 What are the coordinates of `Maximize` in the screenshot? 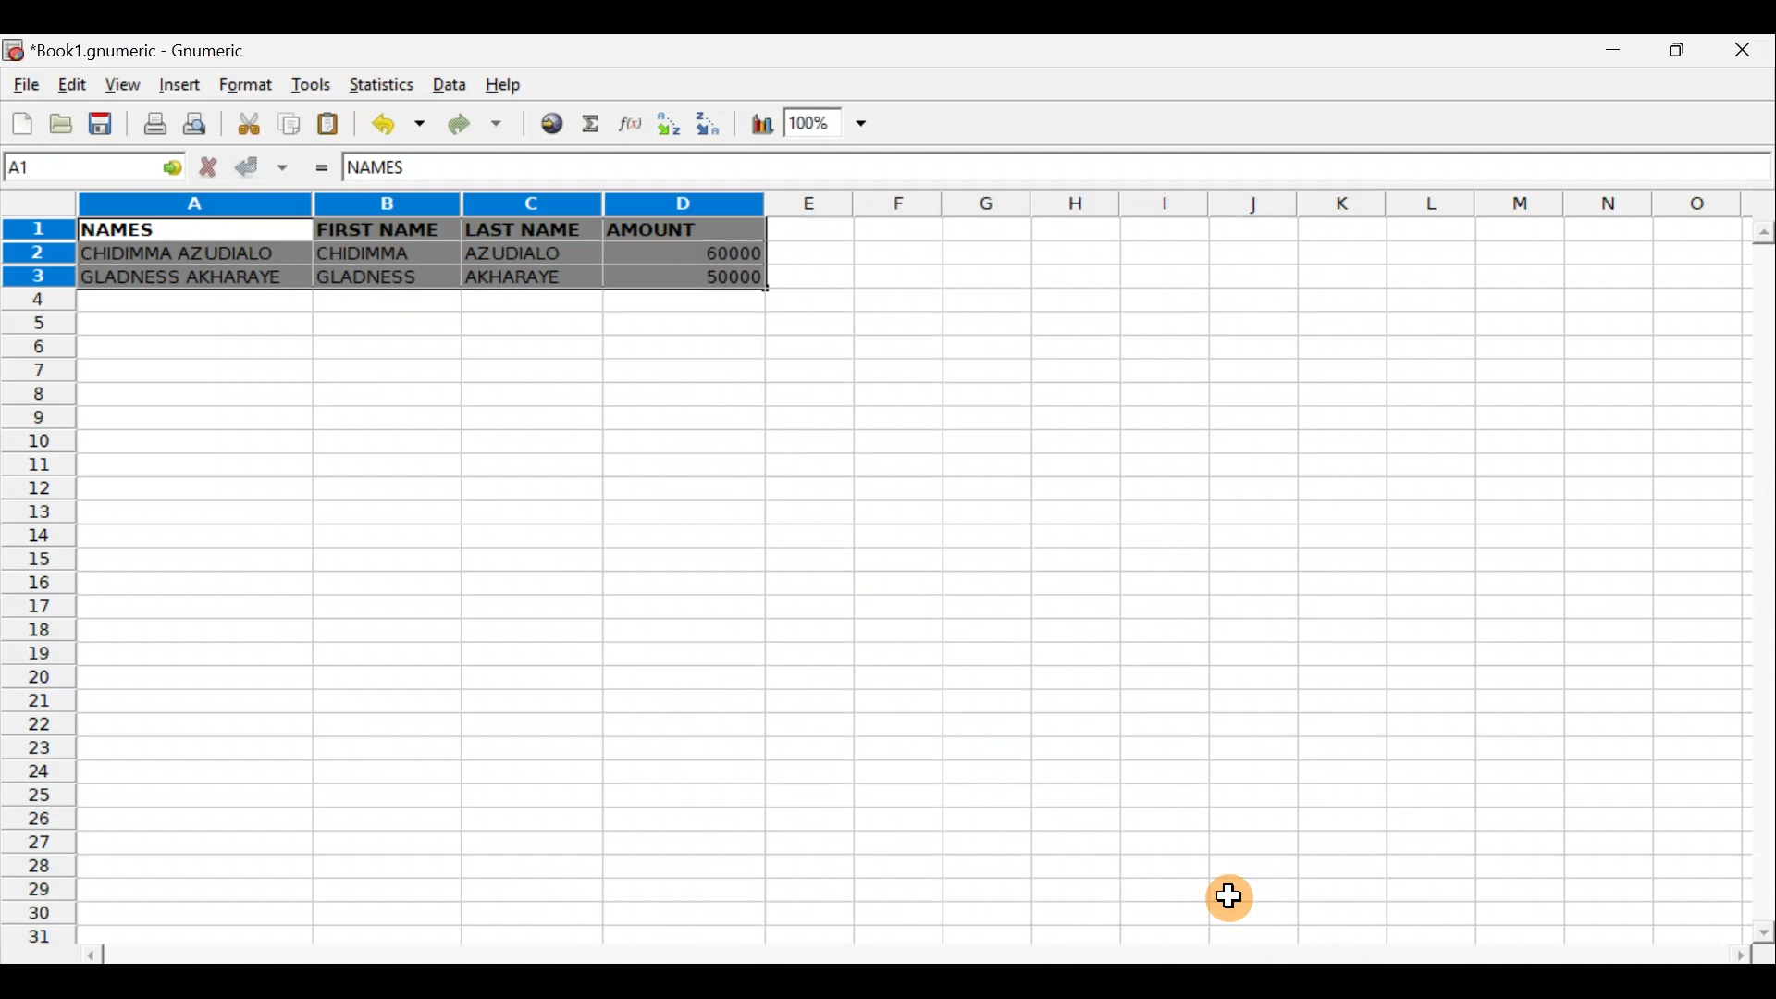 It's located at (1682, 50).